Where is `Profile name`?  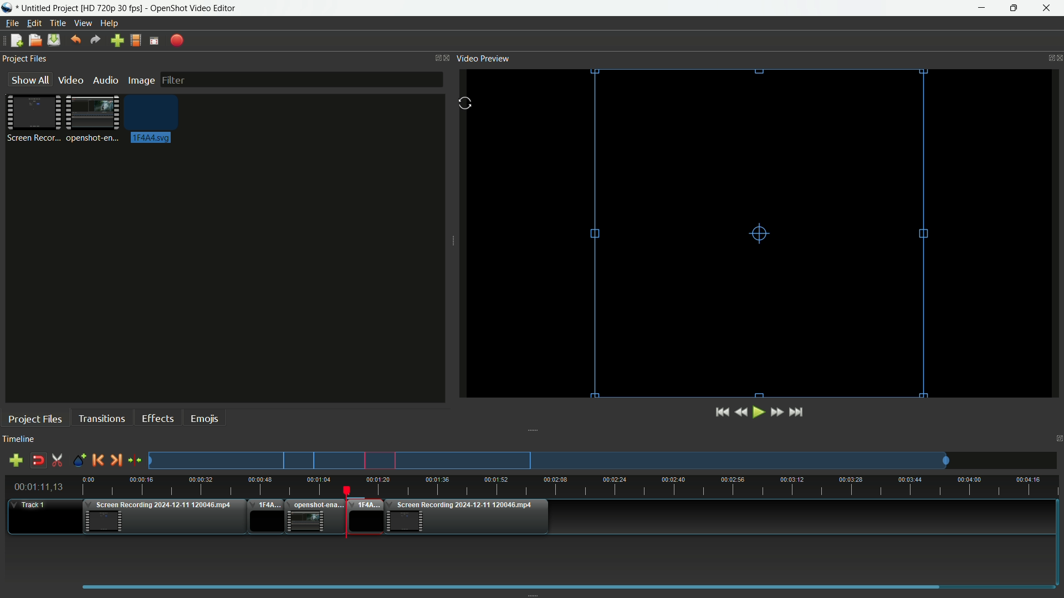 Profile name is located at coordinates (112, 9).